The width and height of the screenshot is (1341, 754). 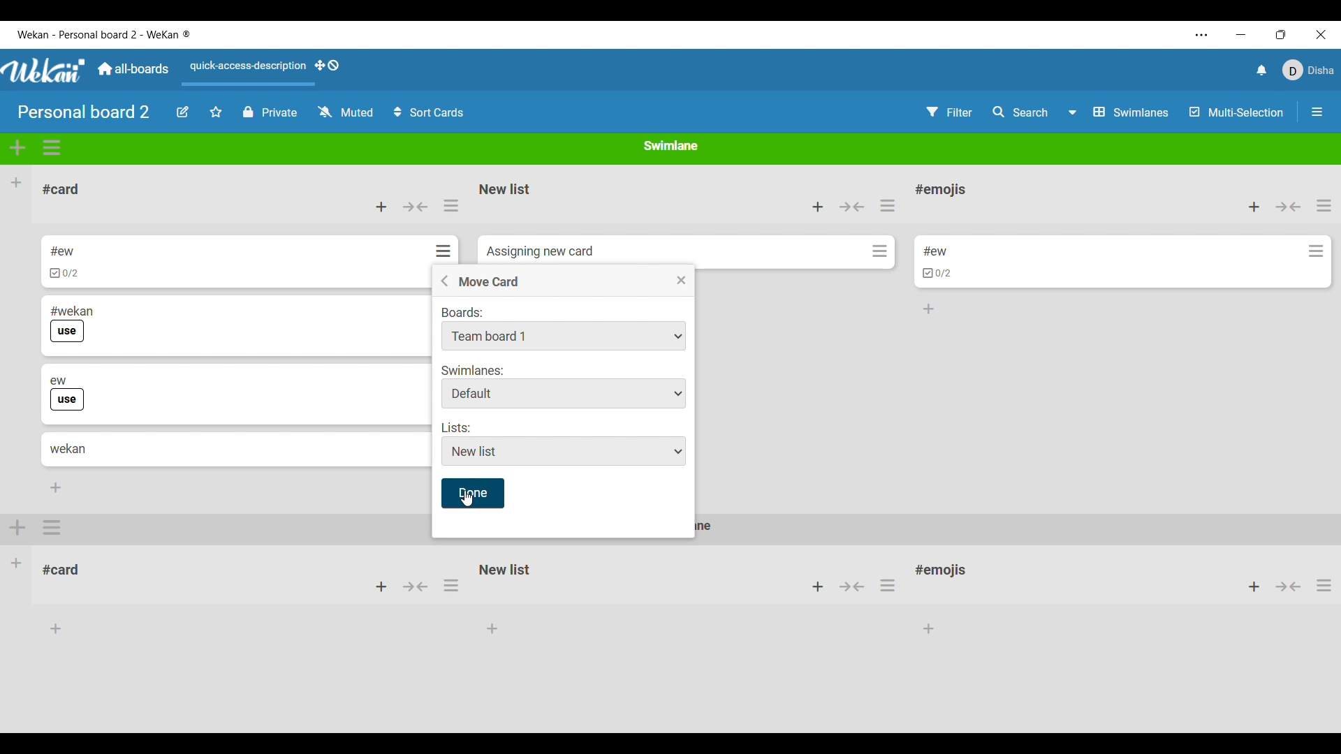 I want to click on List title, so click(x=61, y=189).